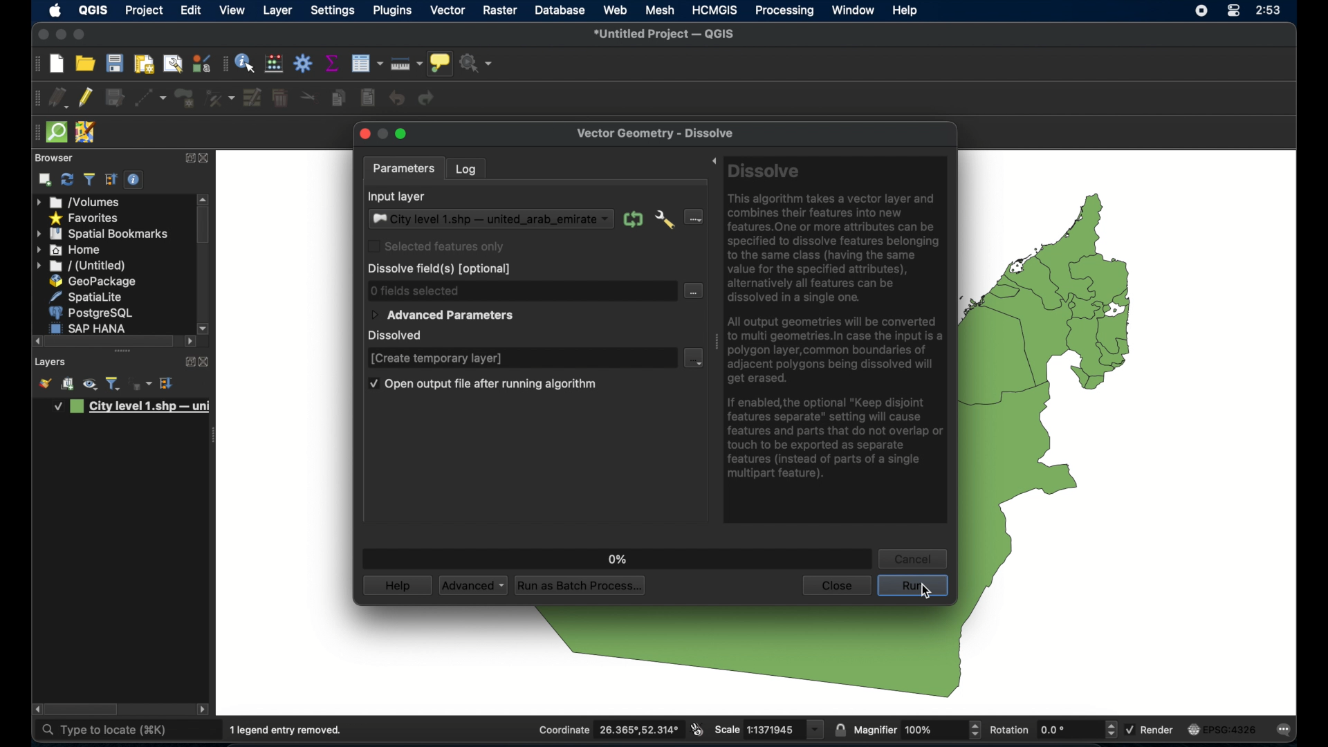 Image resolution: width=1328 pixels, height=747 pixels. Describe the element at coordinates (232, 10) in the screenshot. I see `view` at that location.